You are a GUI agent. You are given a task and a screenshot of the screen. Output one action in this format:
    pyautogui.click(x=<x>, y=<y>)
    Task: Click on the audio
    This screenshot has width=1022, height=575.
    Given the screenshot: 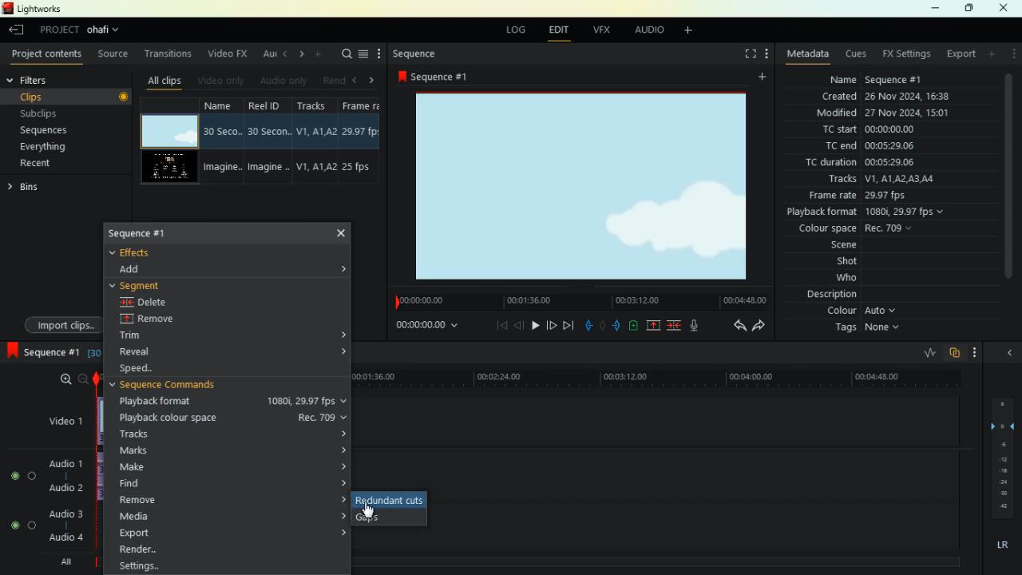 What is the action you would take?
    pyautogui.click(x=645, y=30)
    